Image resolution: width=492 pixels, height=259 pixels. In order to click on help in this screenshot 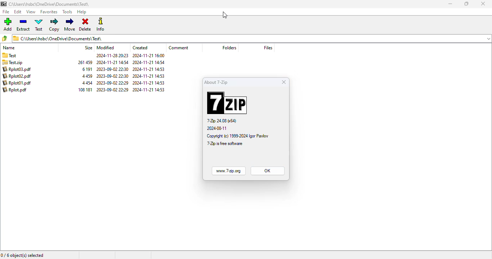, I will do `click(82, 12)`.